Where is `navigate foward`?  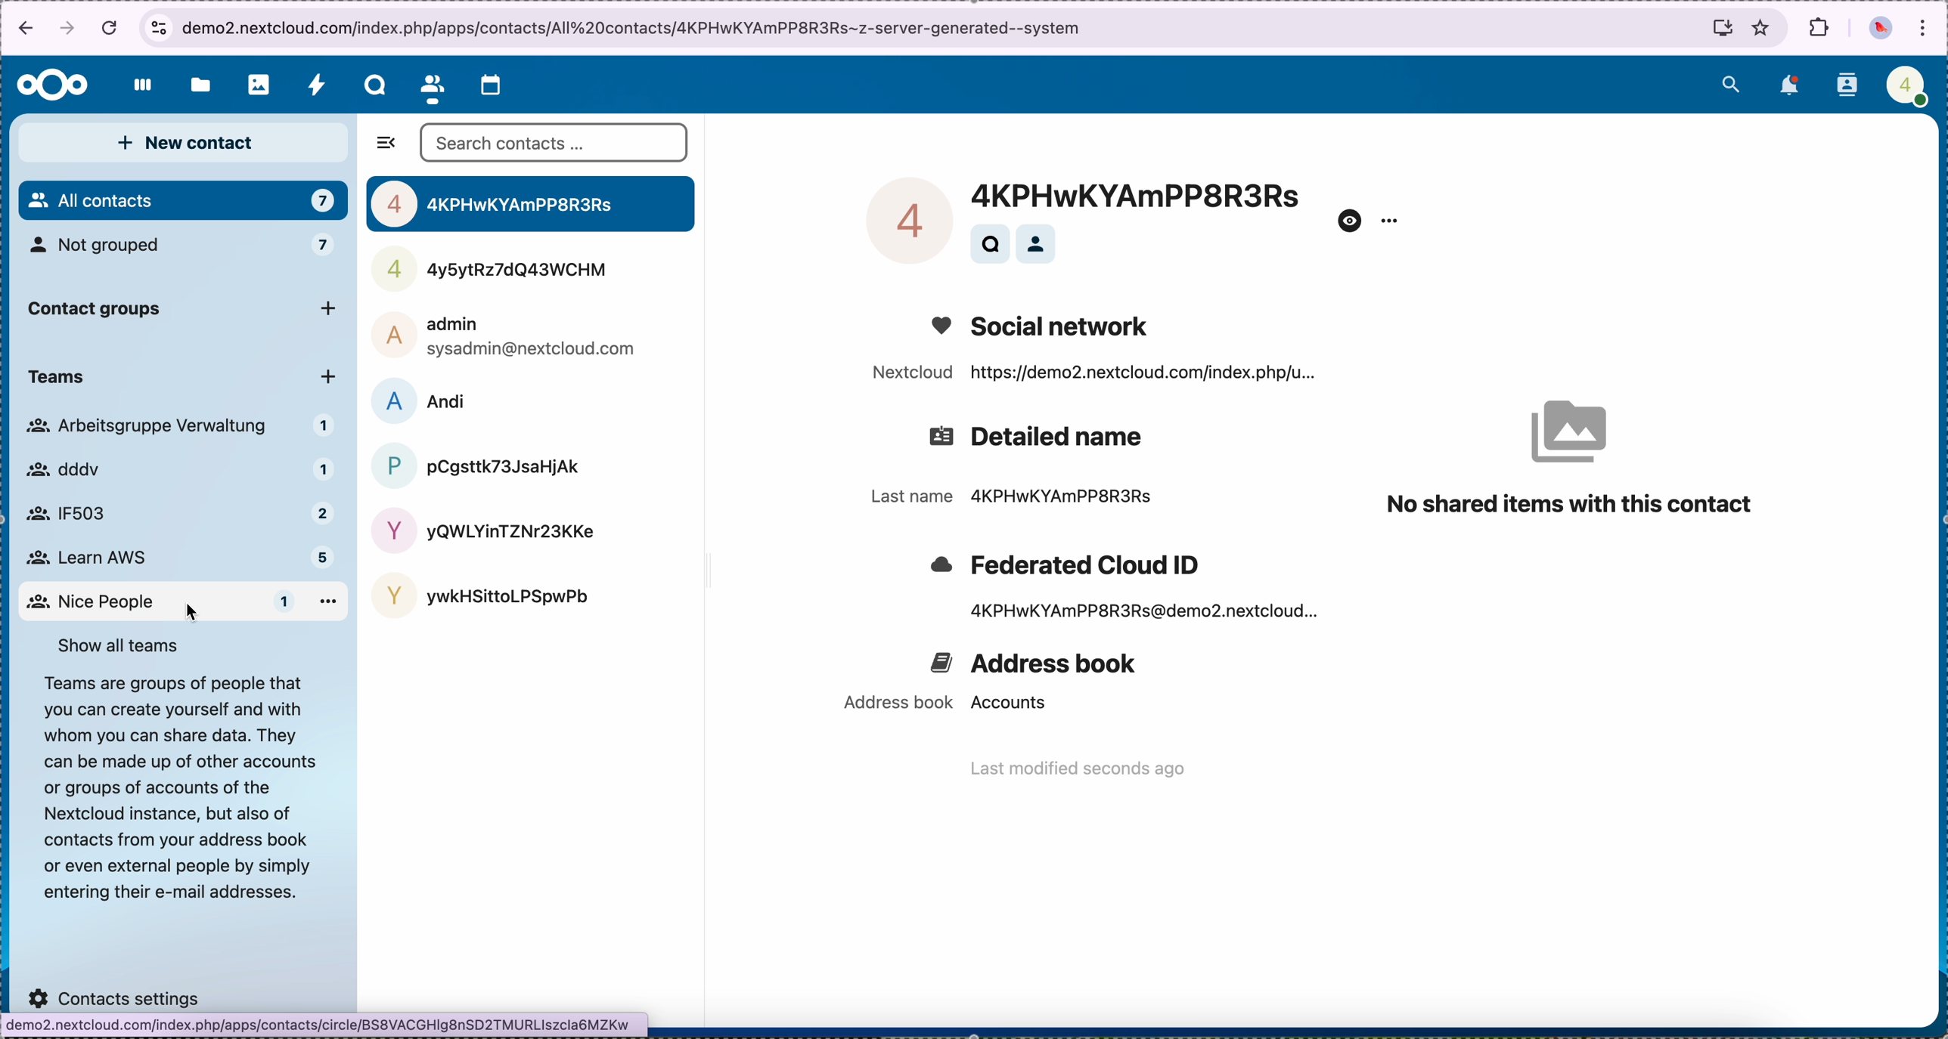 navigate foward is located at coordinates (70, 30).